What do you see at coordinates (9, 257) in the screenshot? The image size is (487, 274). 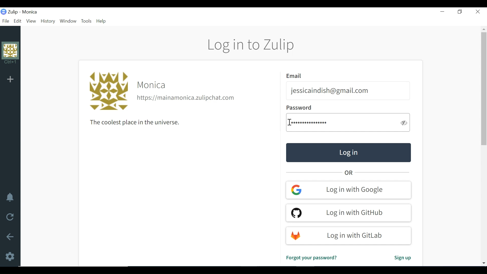 I see `Settings` at bounding box center [9, 257].